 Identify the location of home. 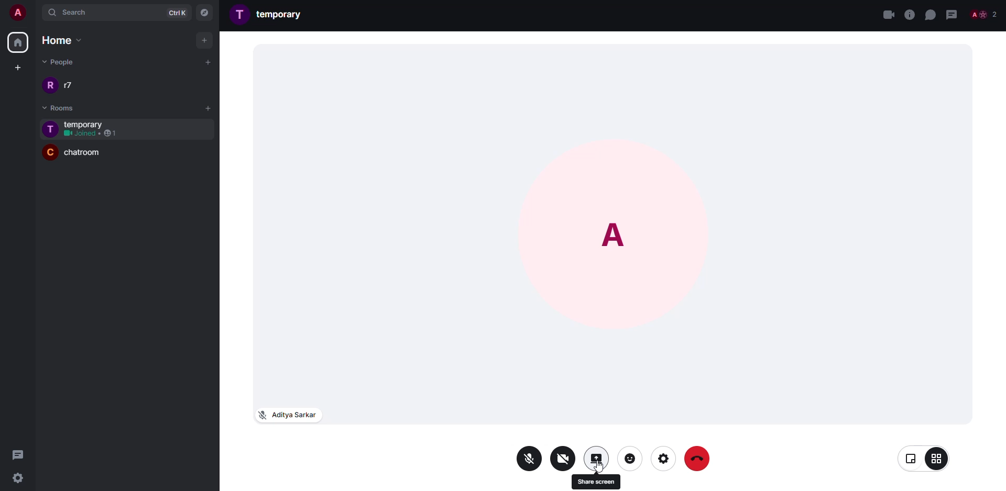
(17, 43).